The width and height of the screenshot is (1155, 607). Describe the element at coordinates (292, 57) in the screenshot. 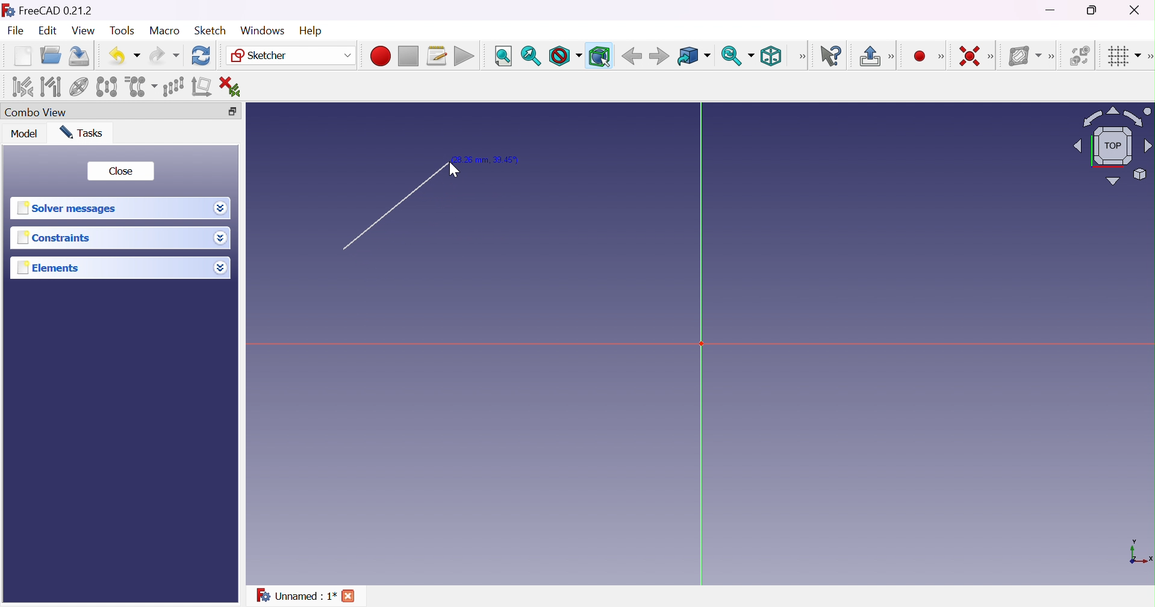

I see `Sketcher` at that location.